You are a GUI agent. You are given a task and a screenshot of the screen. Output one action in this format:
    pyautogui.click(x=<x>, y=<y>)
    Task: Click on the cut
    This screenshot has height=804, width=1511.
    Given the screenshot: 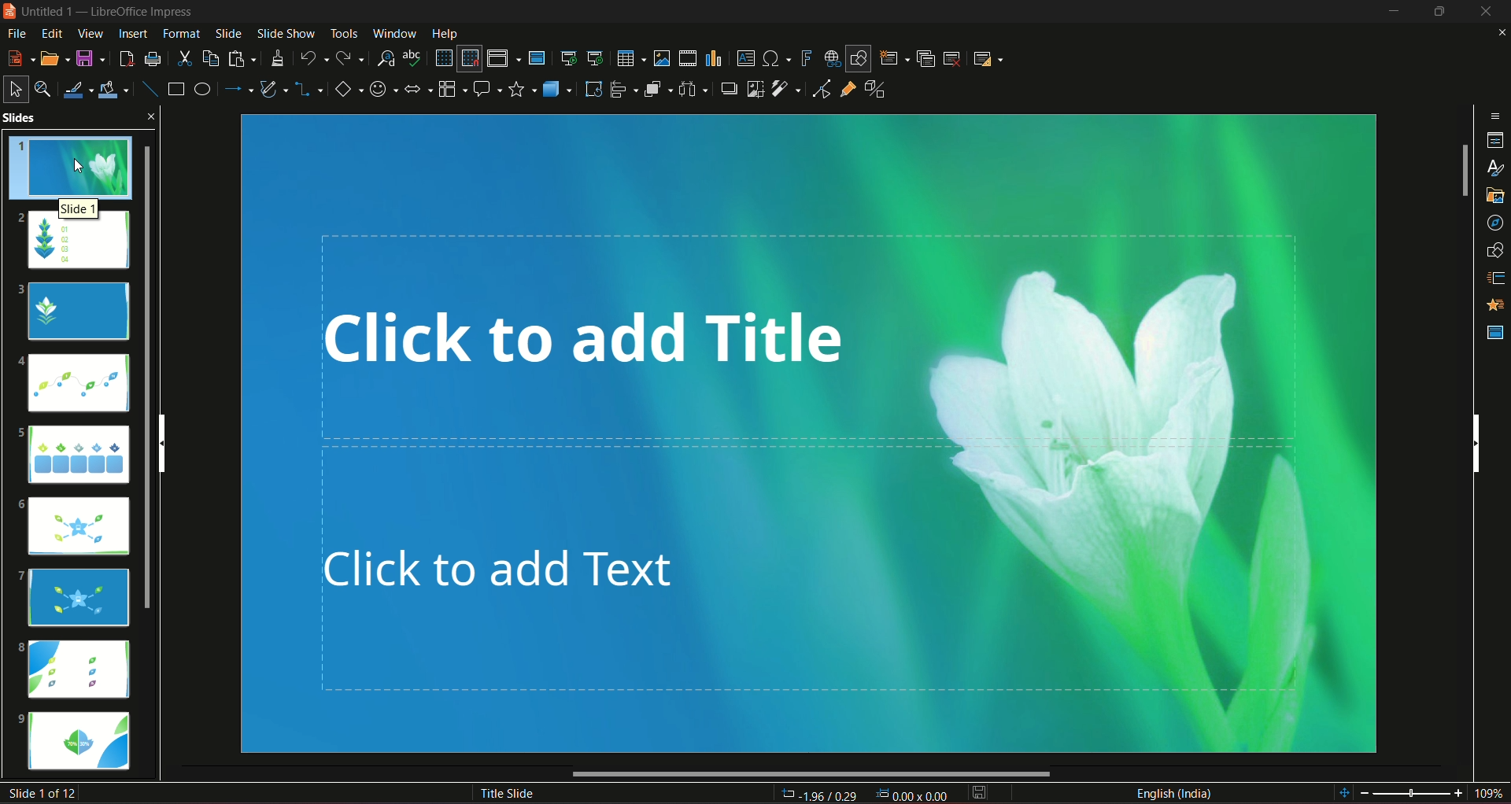 What is the action you would take?
    pyautogui.click(x=184, y=57)
    